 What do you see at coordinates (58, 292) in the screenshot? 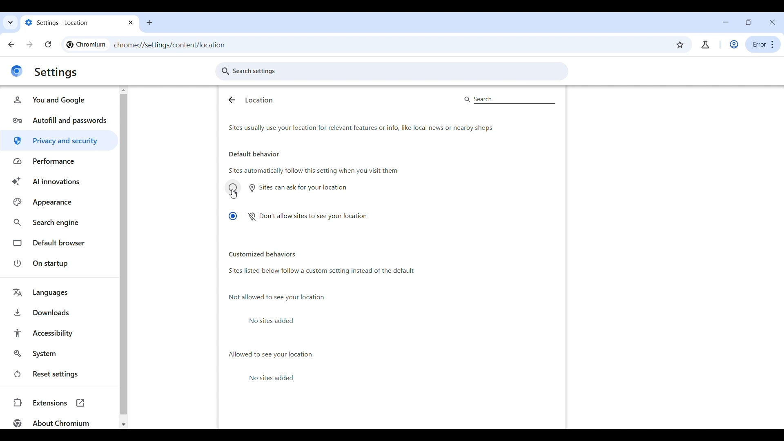
I see `Languages` at bounding box center [58, 292].